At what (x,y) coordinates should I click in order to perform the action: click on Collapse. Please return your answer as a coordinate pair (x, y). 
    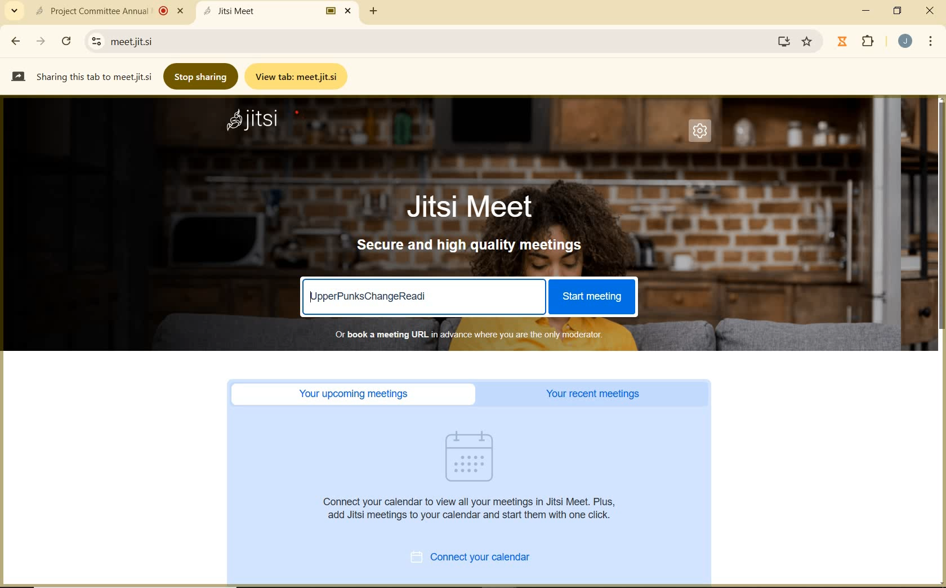
    Looking at the image, I should click on (14, 11).